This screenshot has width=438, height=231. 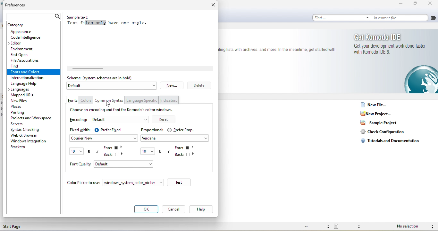 I want to click on place, so click(x=20, y=107).